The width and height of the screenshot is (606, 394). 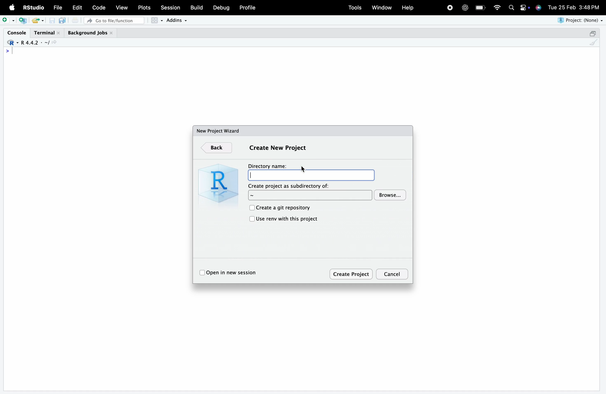 I want to click on open recent files, so click(x=43, y=21).